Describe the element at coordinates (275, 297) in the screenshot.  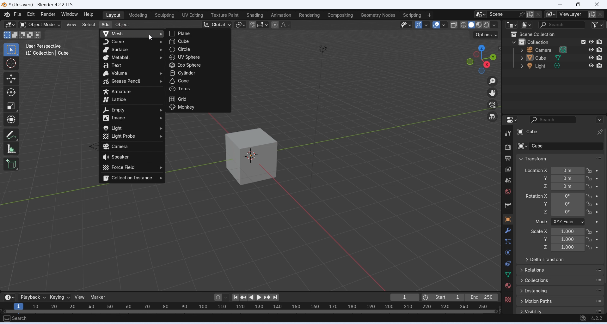
I see `jump to endpoint` at that location.